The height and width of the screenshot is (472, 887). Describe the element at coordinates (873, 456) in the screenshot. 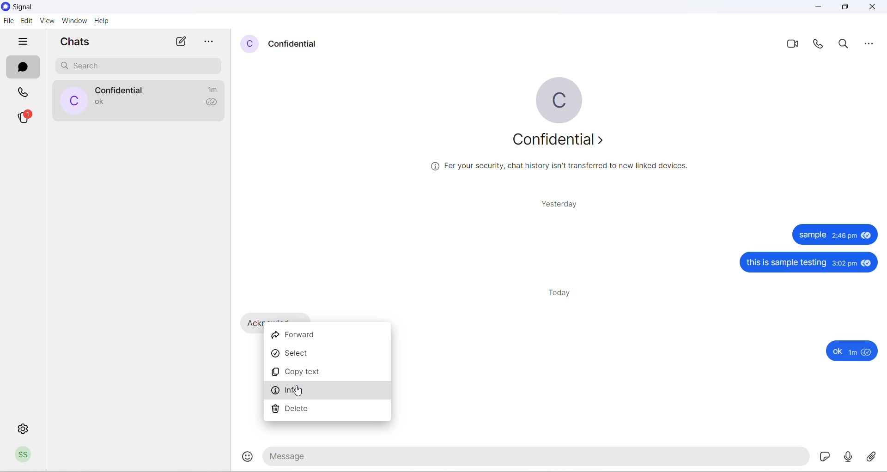

I see `share attachment` at that location.